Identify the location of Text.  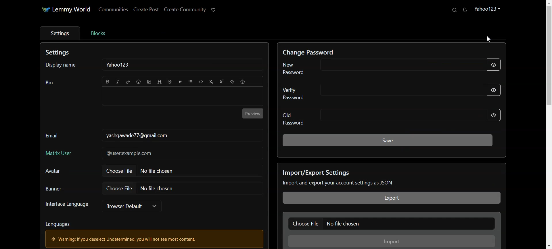
(53, 83).